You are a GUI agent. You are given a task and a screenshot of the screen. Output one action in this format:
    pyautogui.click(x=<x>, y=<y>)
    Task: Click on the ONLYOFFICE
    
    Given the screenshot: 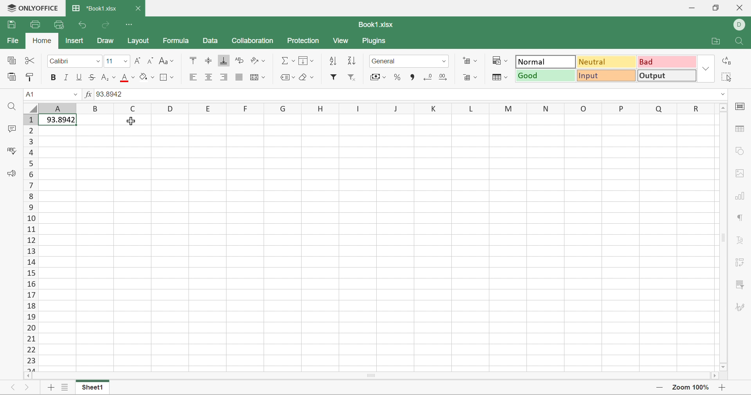 What is the action you would take?
    pyautogui.click(x=31, y=8)
    